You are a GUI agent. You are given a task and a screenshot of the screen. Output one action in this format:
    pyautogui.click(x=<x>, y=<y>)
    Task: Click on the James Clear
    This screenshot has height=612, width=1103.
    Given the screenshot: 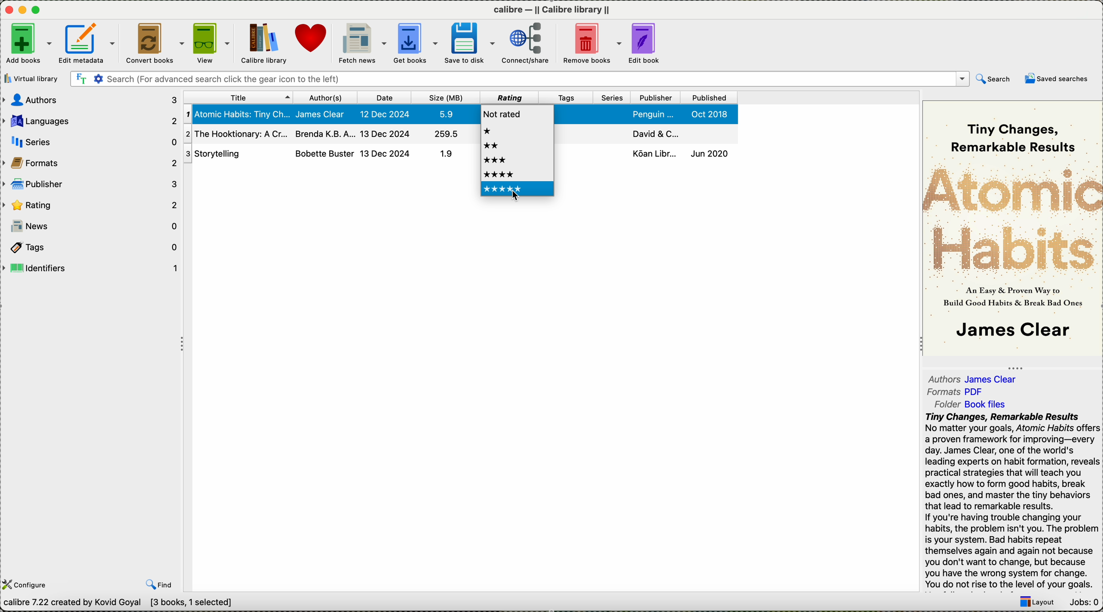 What is the action you would take?
    pyautogui.click(x=324, y=114)
    